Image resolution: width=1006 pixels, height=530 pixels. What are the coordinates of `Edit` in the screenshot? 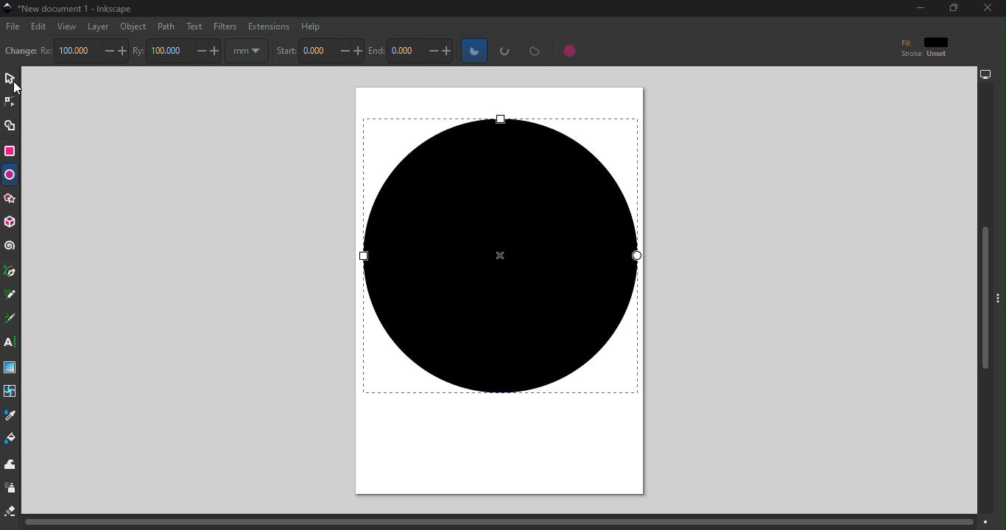 It's located at (39, 26).